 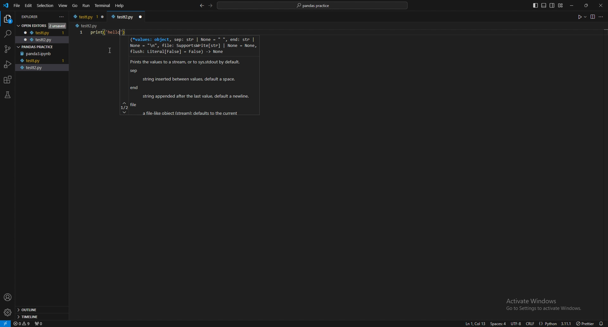 What do you see at coordinates (541, 304) in the screenshot?
I see `Activate Windows
Go to Settings to activate Windows.` at bounding box center [541, 304].